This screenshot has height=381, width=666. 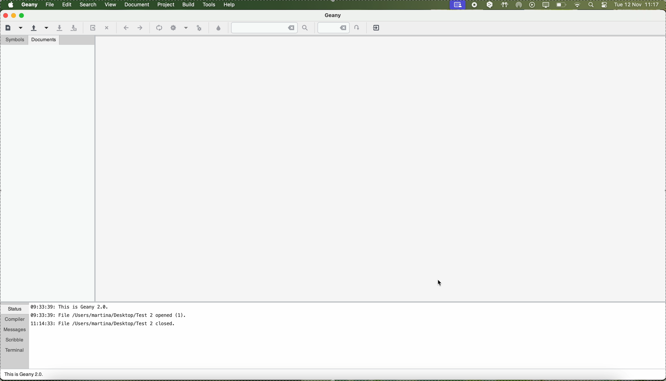 What do you see at coordinates (47, 28) in the screenshot?
I see `open a recent file` at bounding box center [47, 28].